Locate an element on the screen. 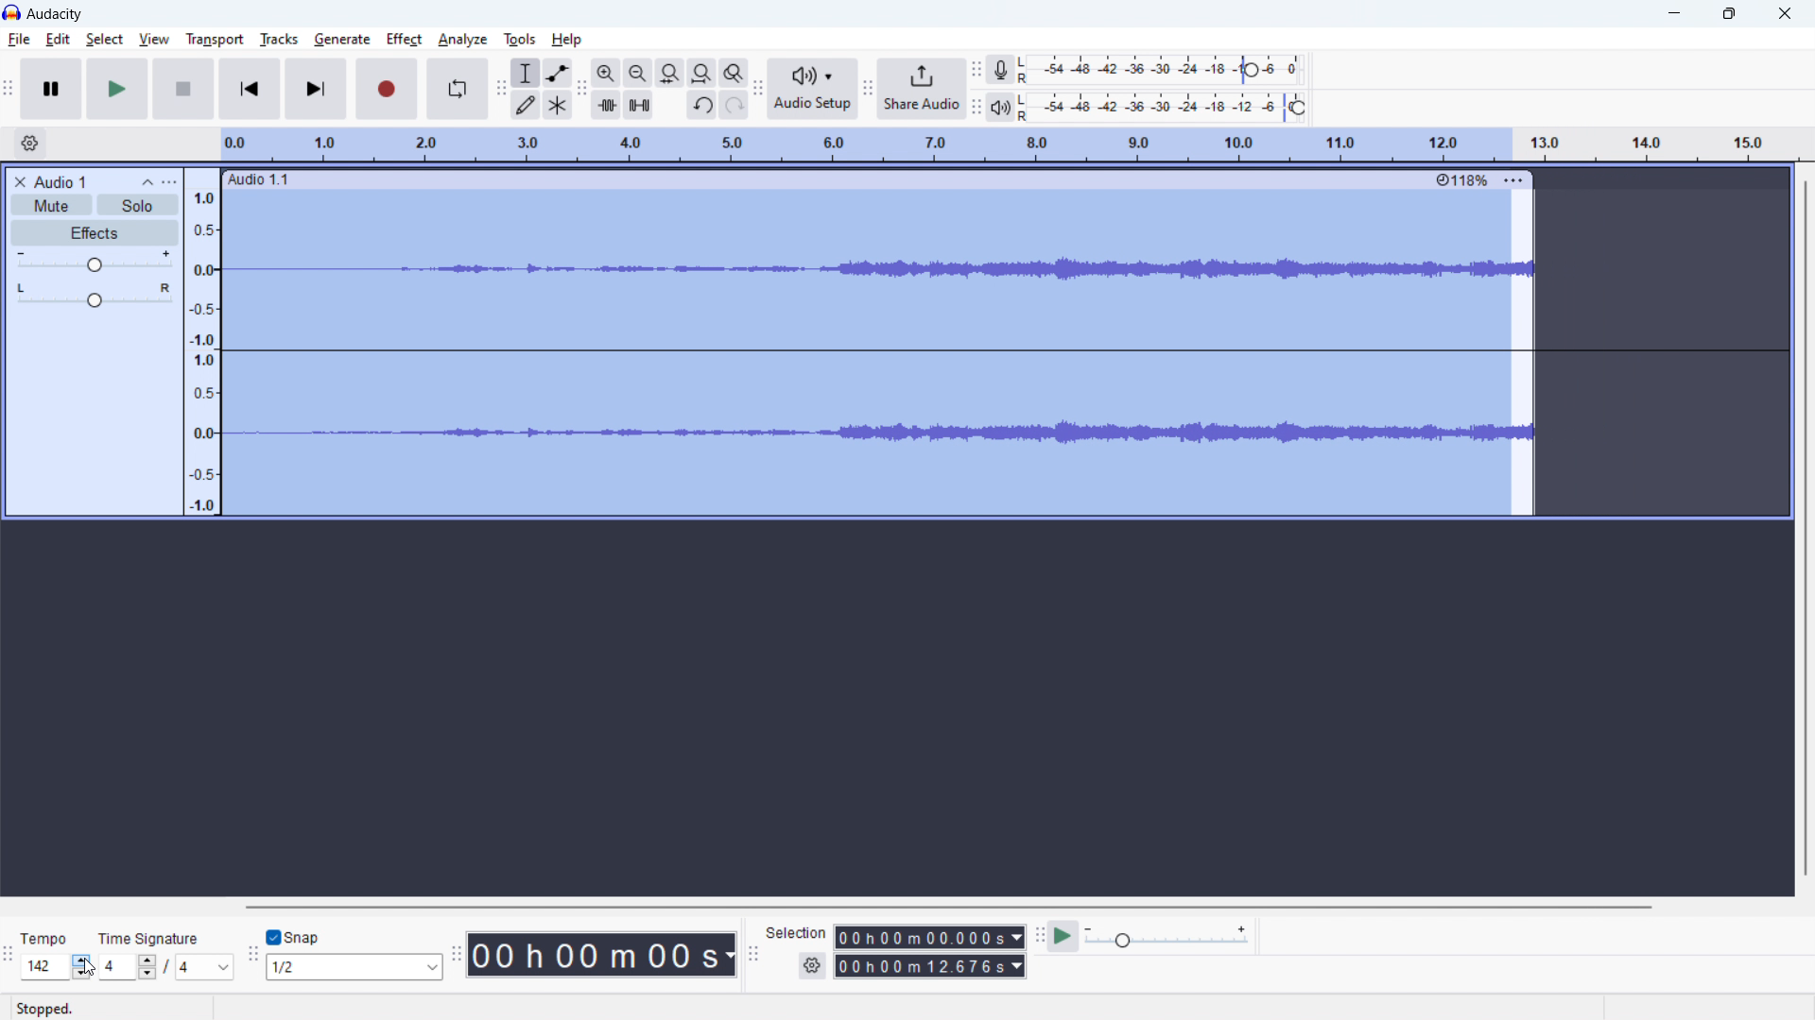  fit project to width is located at coordinates (702, 73).